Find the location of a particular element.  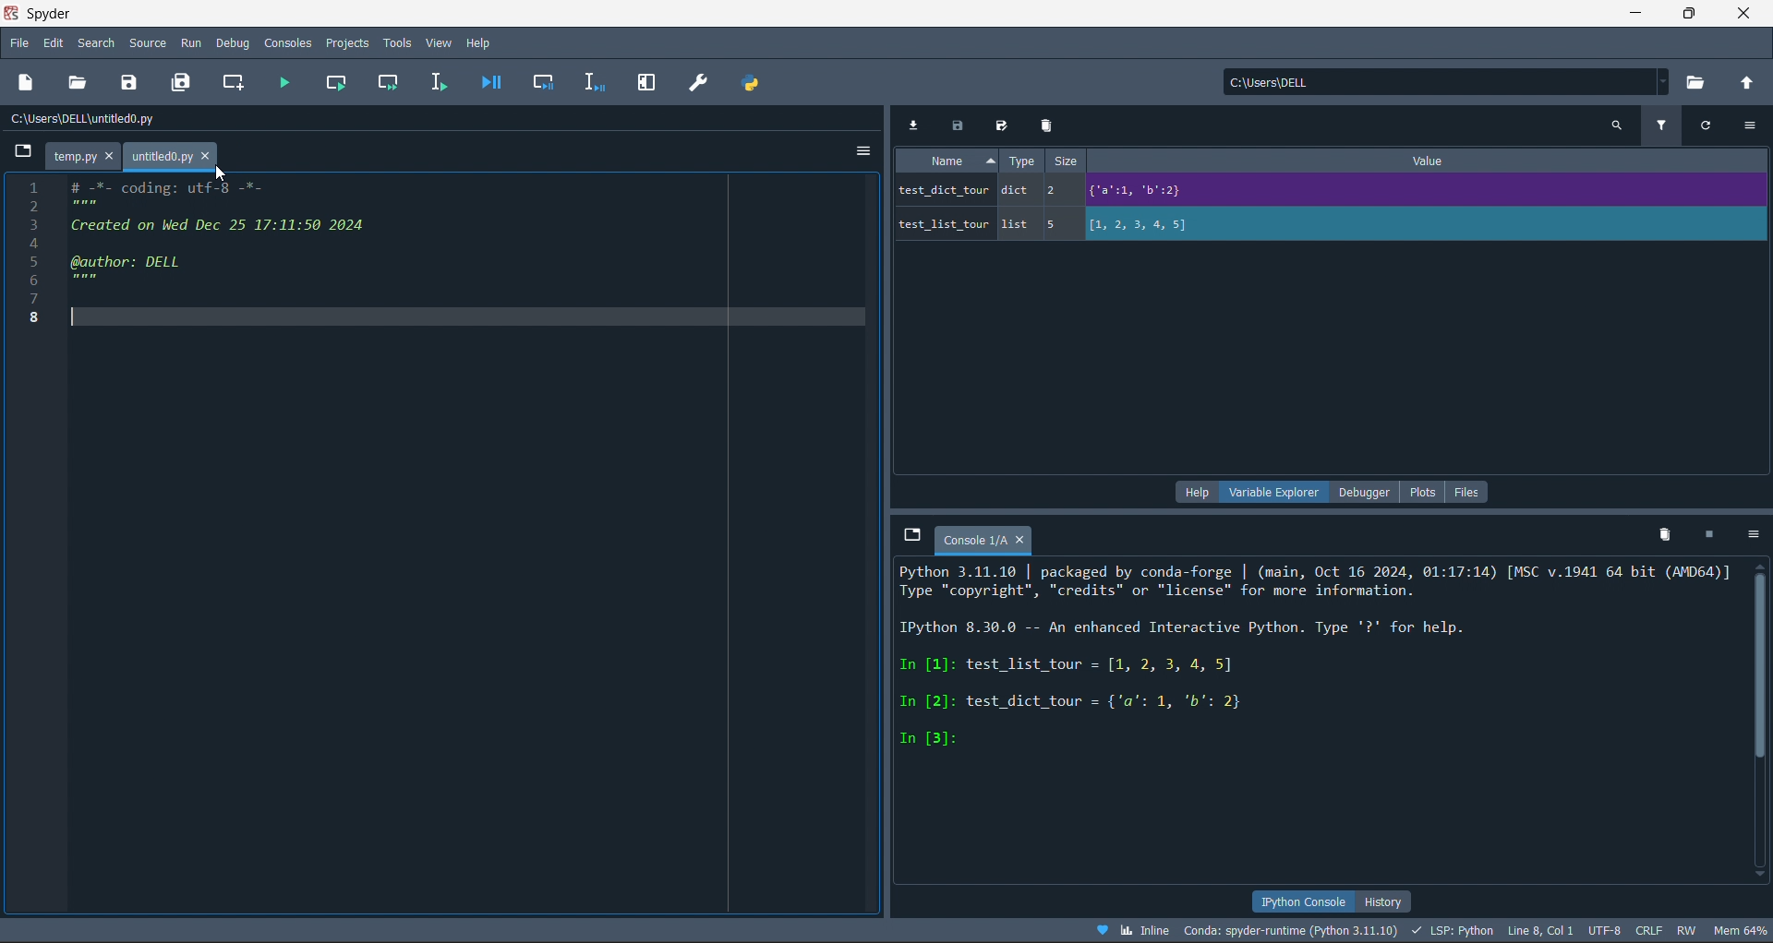

debugger pane is located at coordinates (1370, 494).